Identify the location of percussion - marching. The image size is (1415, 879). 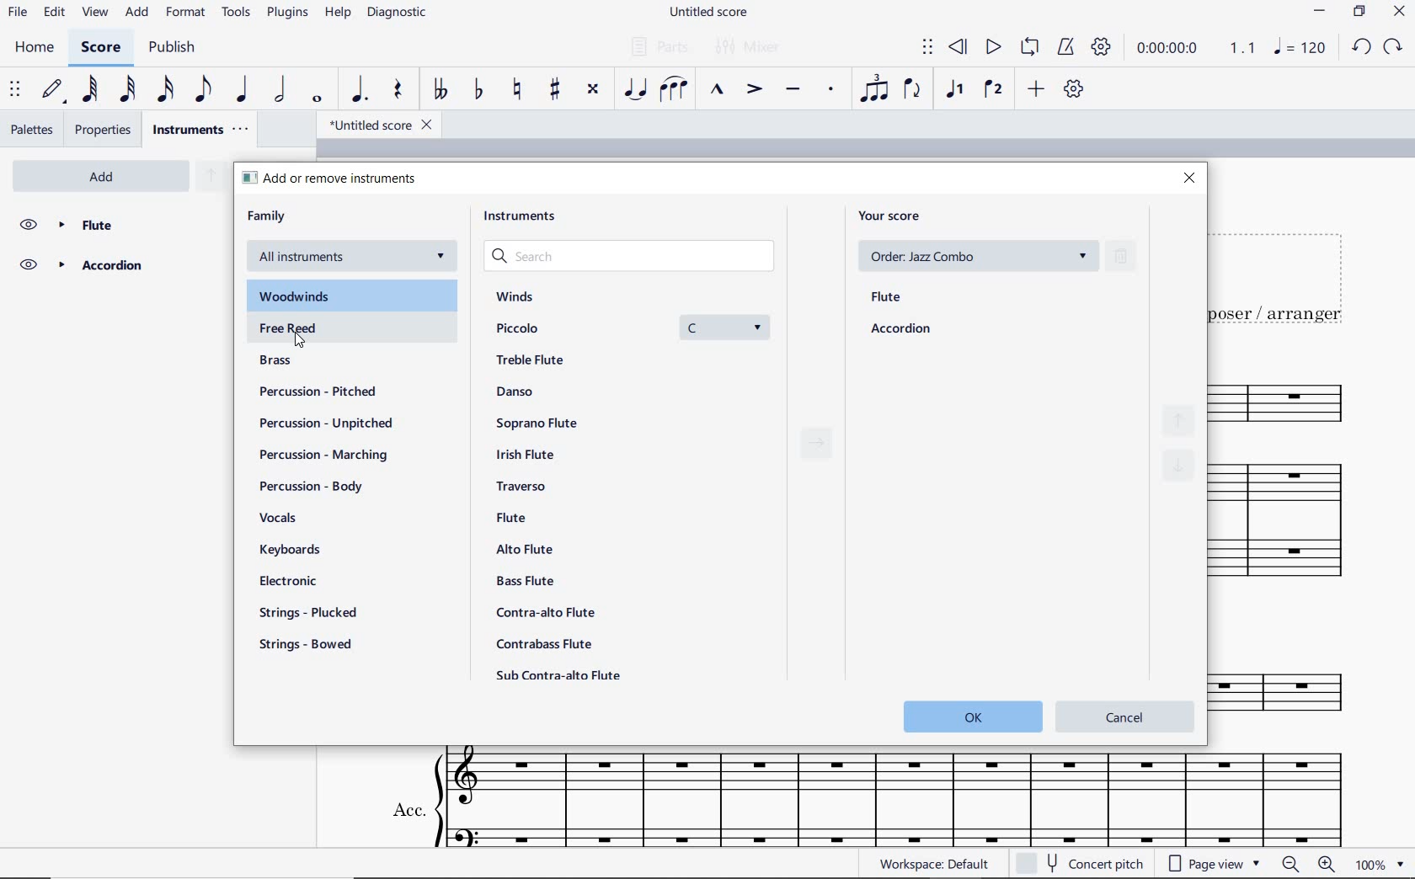
(331, 455).